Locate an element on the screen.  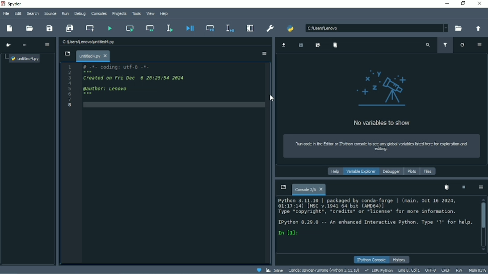
Change to parent directory is located at coordinates (478, 29).